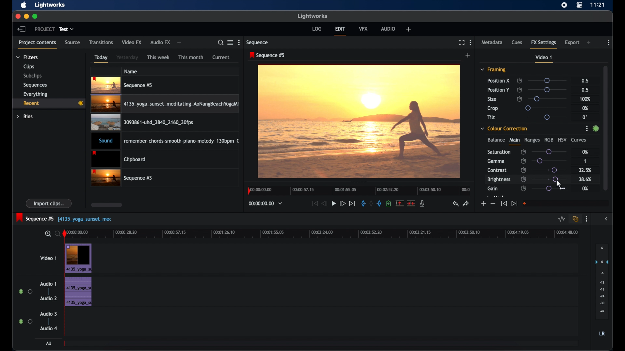  I want to click on video clip, so click(166, 105).